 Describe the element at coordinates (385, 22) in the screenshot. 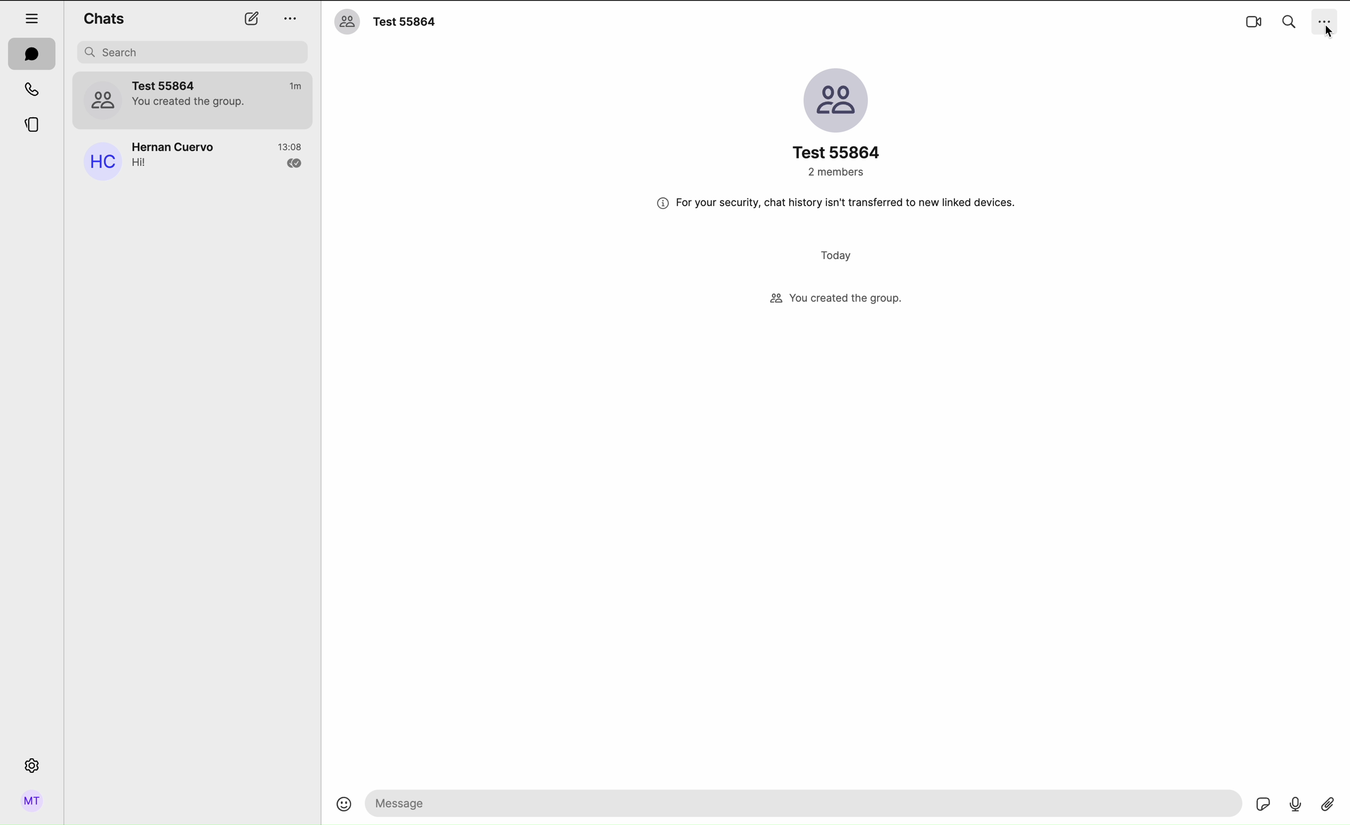

I see `chat name` at that location.